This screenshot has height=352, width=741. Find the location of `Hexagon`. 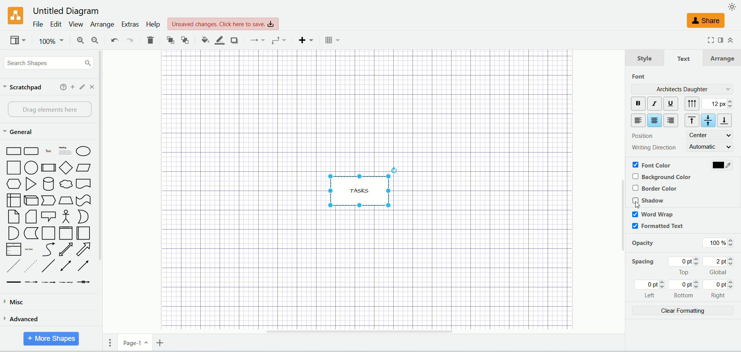

Hexagon is located at coordinates (12, 184).